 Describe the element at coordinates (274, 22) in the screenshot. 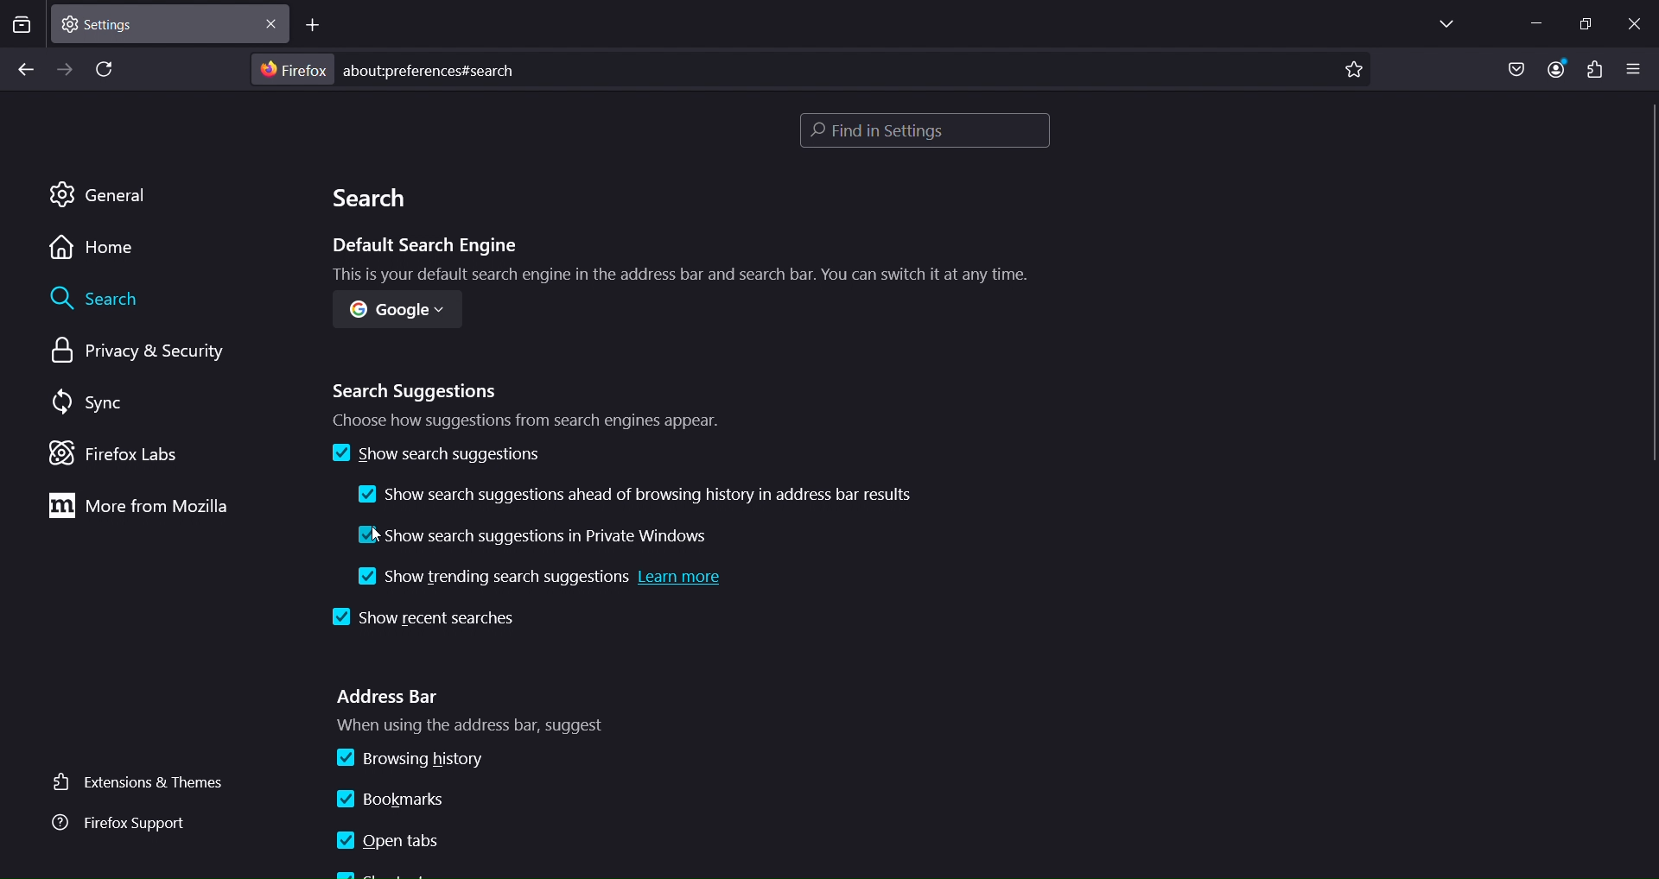

I see `close tab` at that location.